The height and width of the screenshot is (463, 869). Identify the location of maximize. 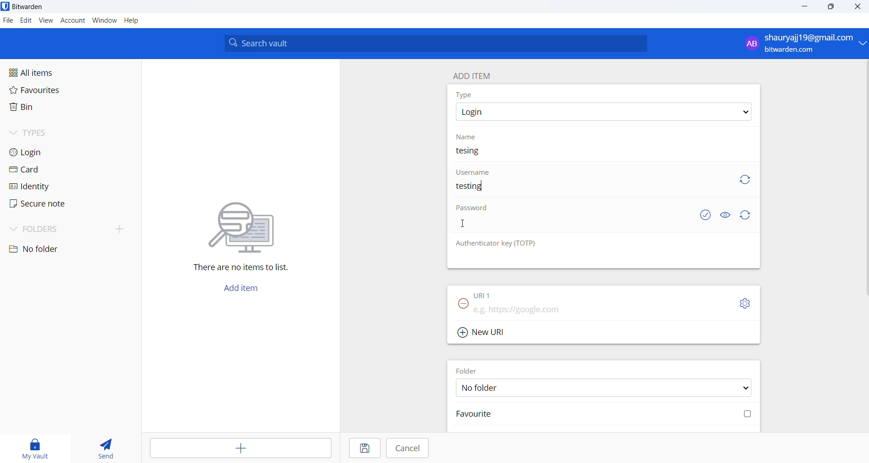
(832, 8).